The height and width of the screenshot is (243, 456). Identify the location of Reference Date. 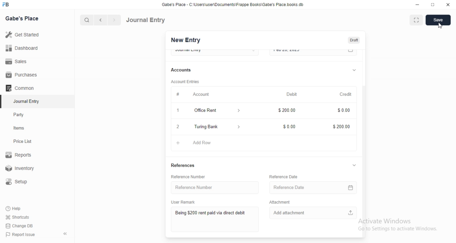
(285, 175).